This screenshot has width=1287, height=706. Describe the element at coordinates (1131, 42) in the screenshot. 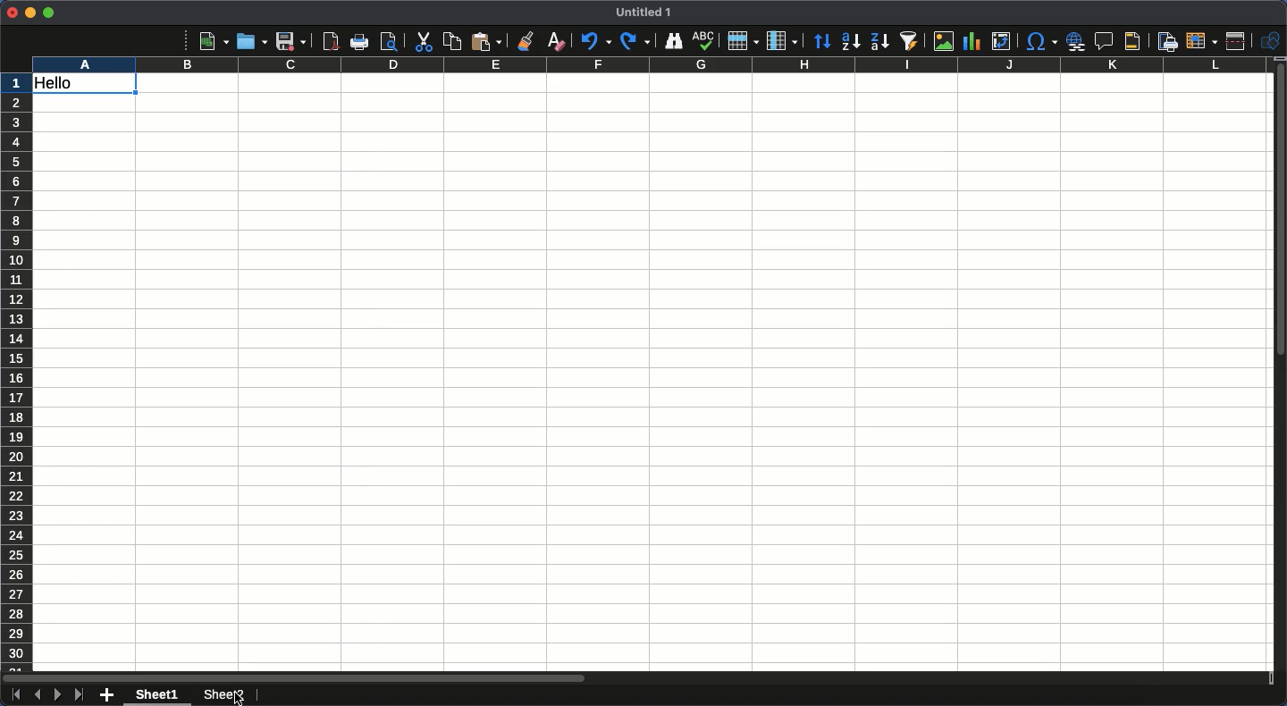

I see `Headers and footers` at that location.